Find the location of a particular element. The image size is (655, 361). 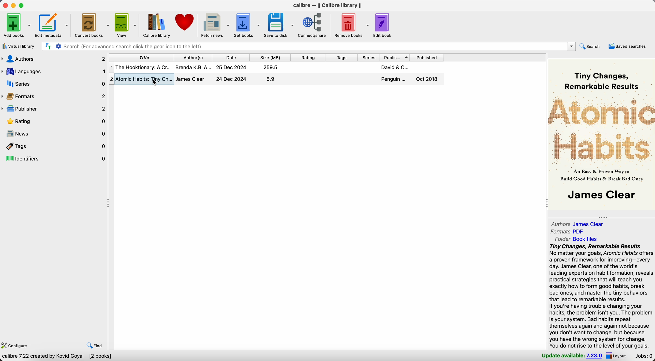

calibre 7.22 created by Kovid Goyal [2 books] is located at coordinates (57, 357).